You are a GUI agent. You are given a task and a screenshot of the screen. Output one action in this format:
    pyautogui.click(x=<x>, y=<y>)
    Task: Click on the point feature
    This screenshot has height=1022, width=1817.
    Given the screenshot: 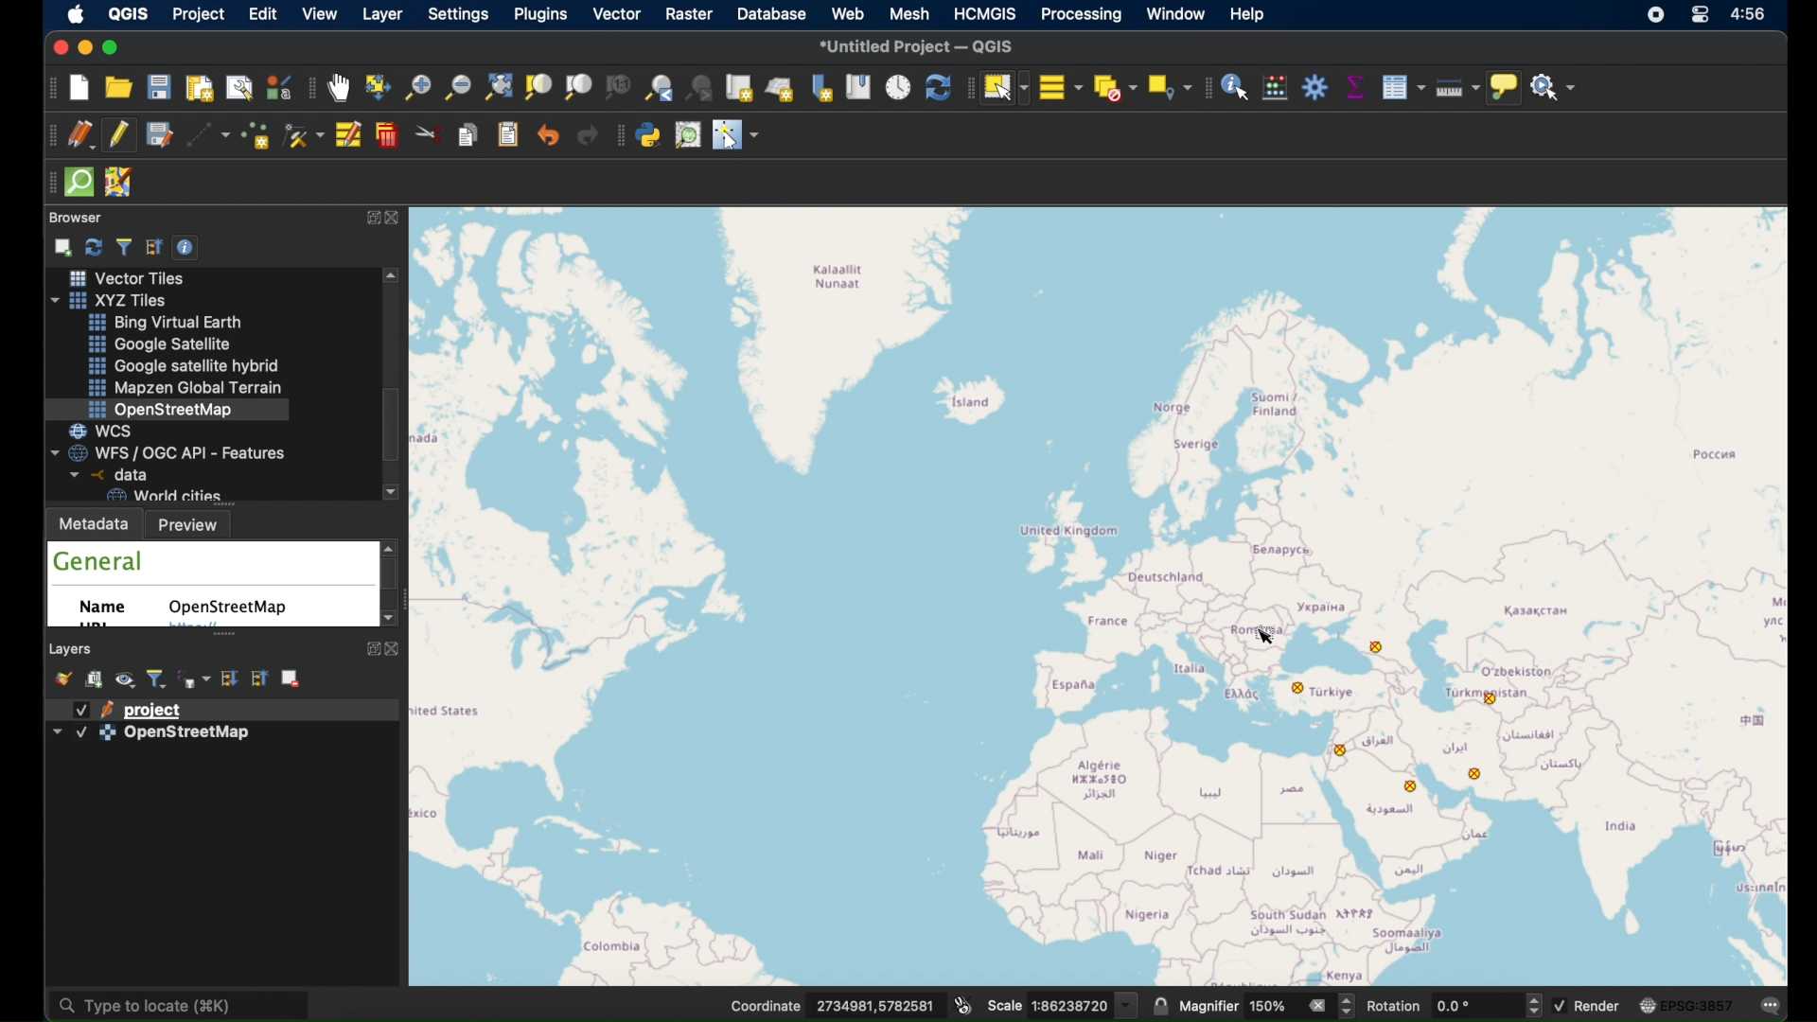 What is the action you would take?
    pyautogui.click(x=1347, y=750)
    